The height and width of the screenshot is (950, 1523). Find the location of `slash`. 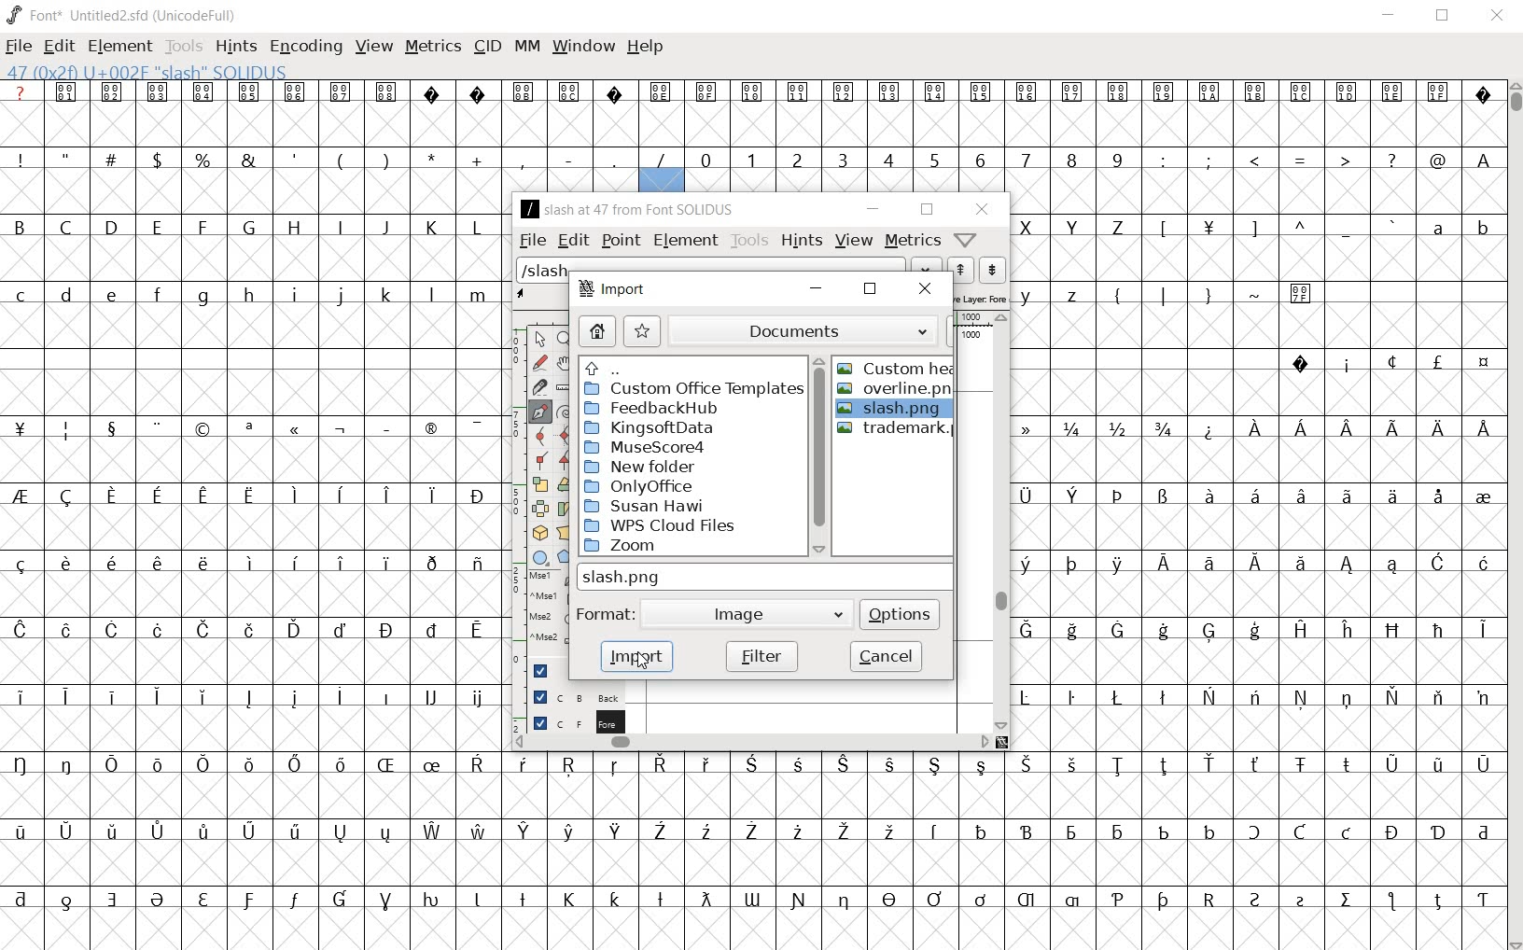

slash is located at coordinates (542, 272).